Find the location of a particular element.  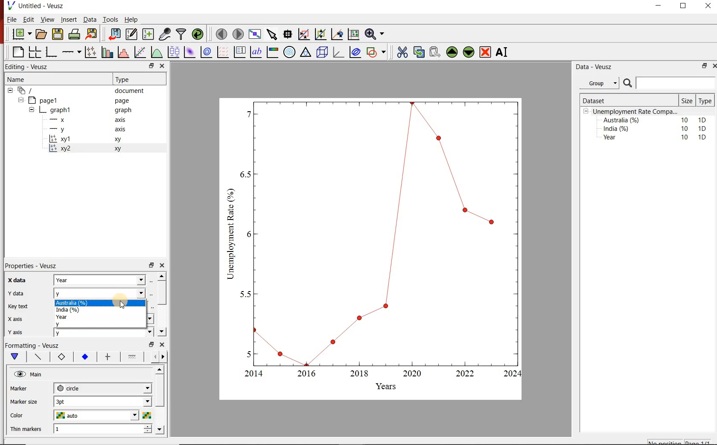

MArker is located at coordinates (25, 390).